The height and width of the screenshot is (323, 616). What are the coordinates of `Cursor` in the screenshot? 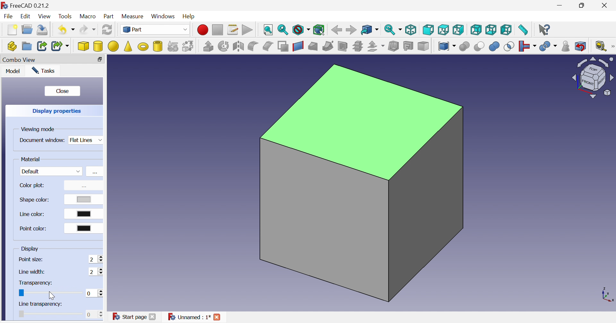 It's located at (50, 295).